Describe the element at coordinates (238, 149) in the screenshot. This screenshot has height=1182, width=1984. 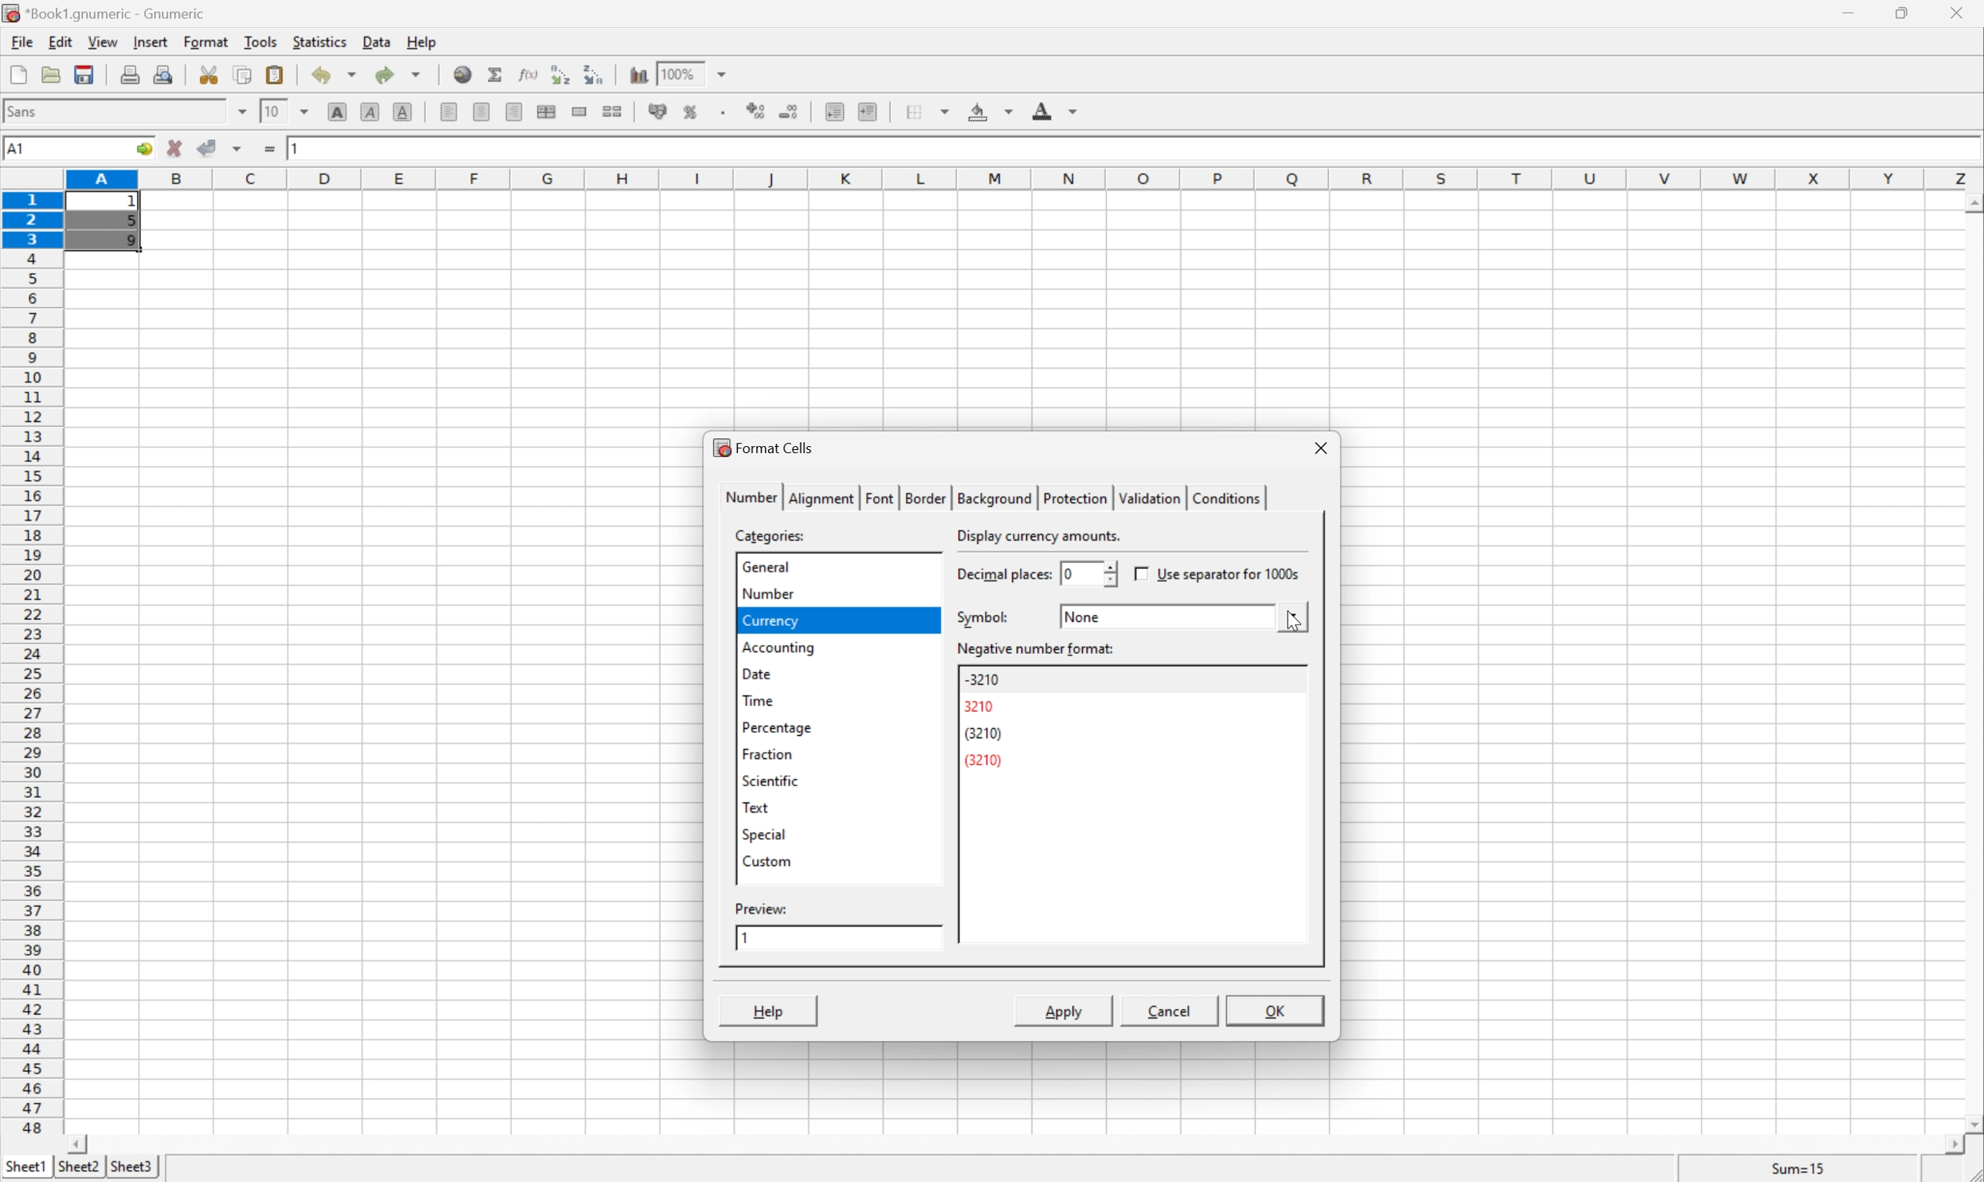
I see `accept changes across all selections` at that location.